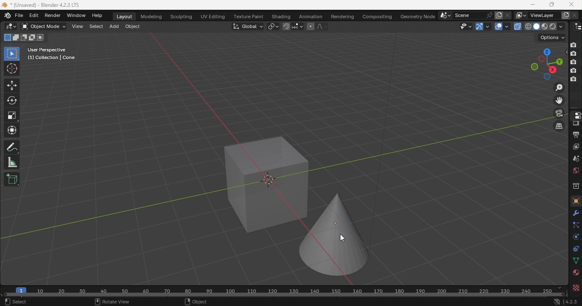  Describe the element at coordinates (574, 248) in the screenshot. I see `Constraints` at that location.